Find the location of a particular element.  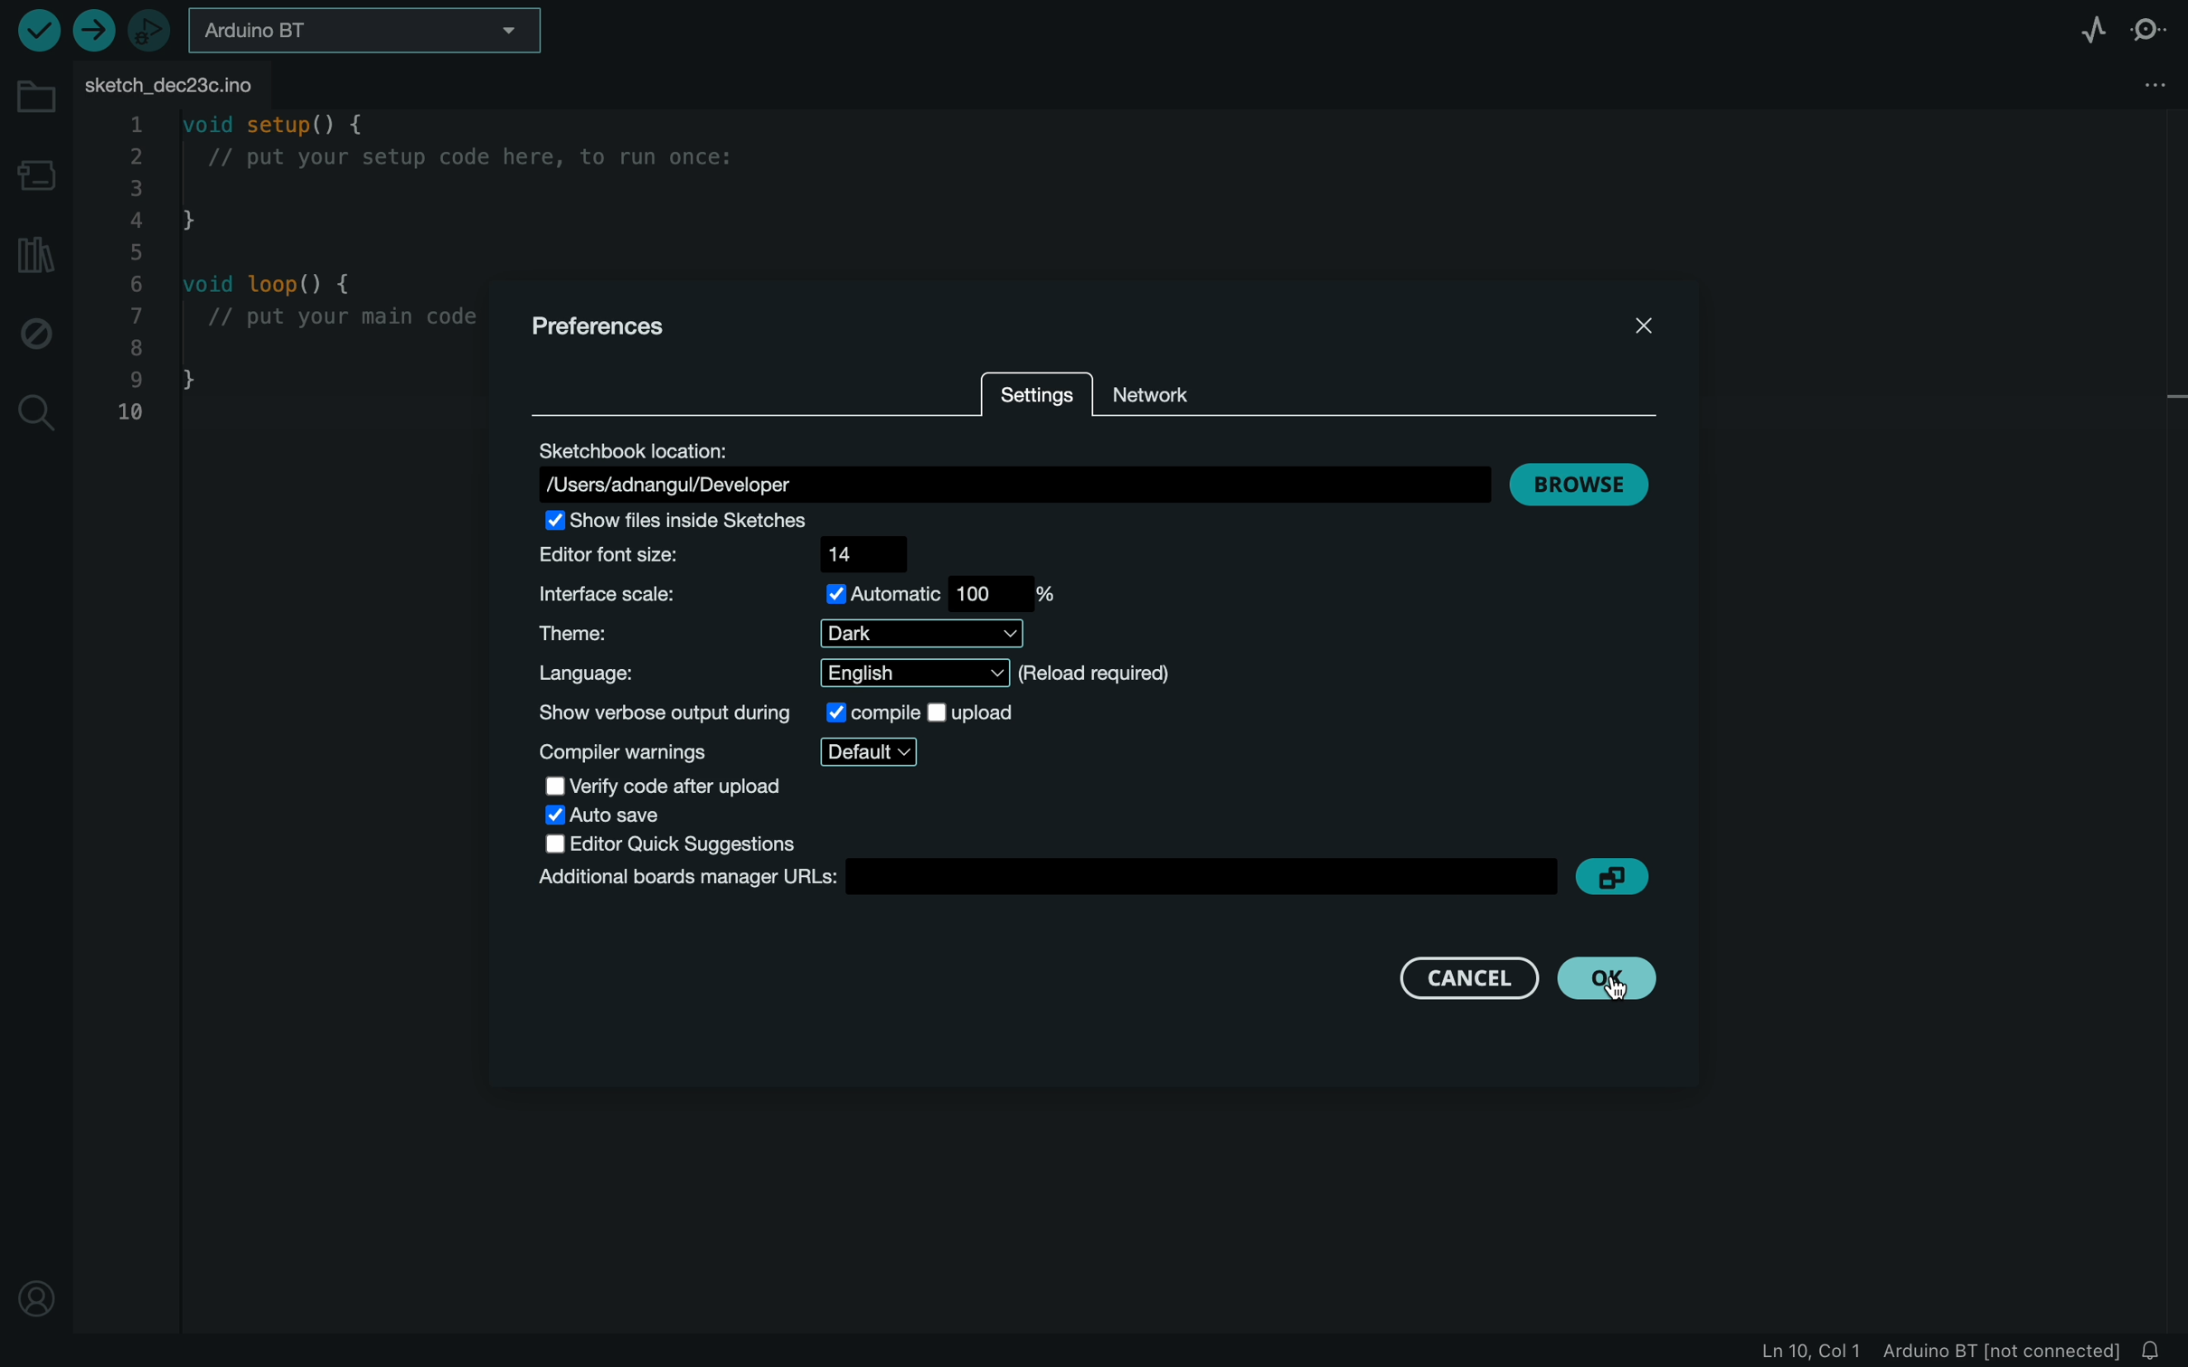

preferences is located at coordinates (615, 330).